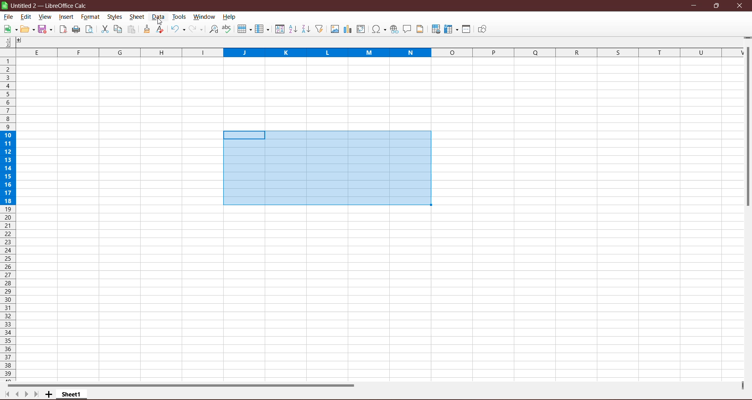 This screenshot has height=400, width=752. Describe the element at coordinates (147, 29) in the screenshot. I see `Clone Formatting` at that location.